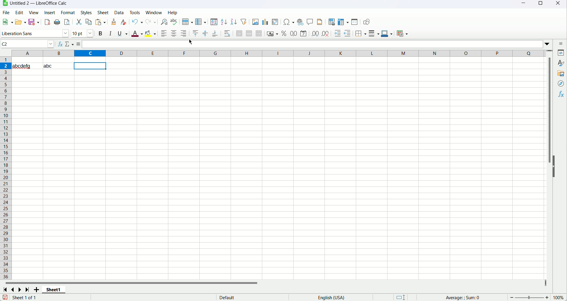  What do you see at coordinates (387, 34) in the screenshot?
I see `border color` at bounding box center [387, 34].